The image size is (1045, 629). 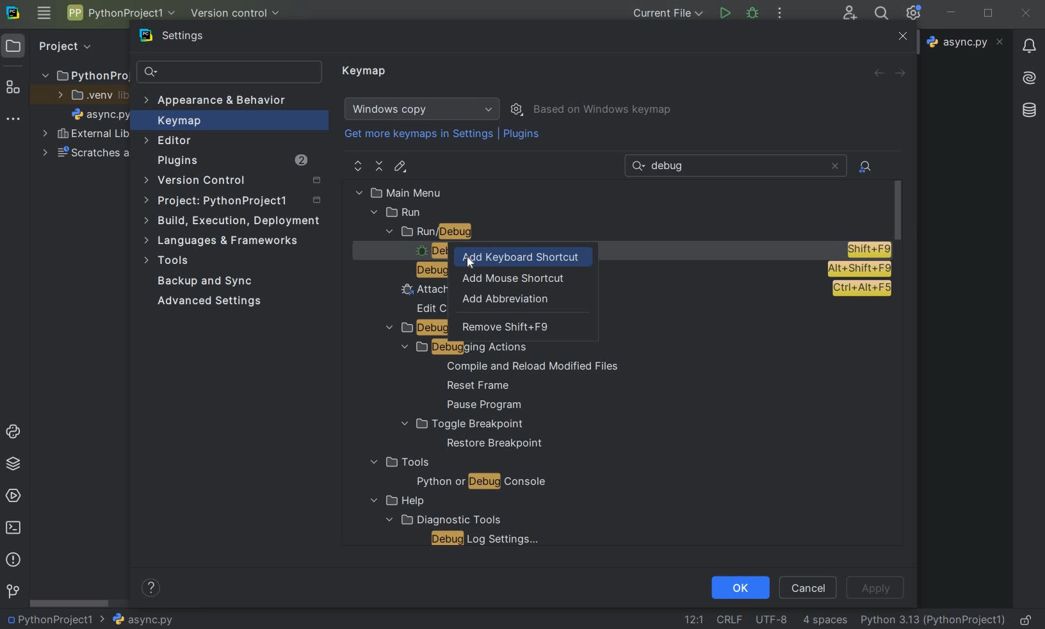 I want to click on add mouse shortcut, so click(x=512, y=278).